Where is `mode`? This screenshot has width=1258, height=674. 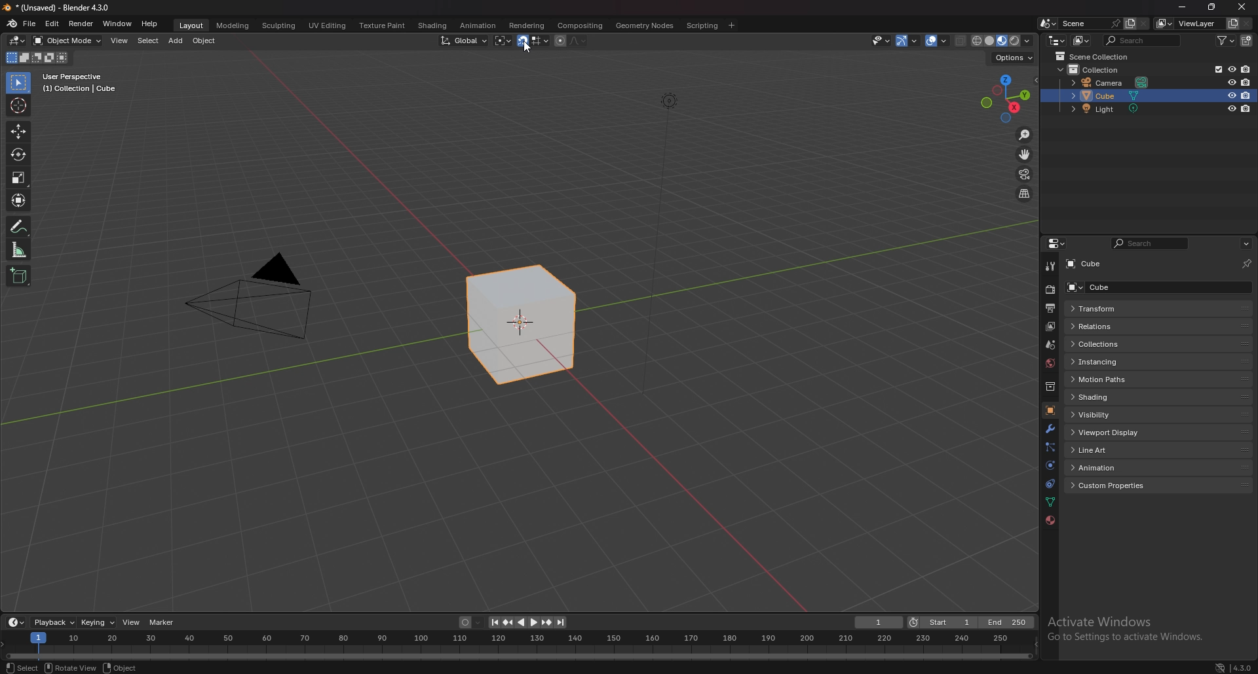 mode is located at coordinates (36, 58).